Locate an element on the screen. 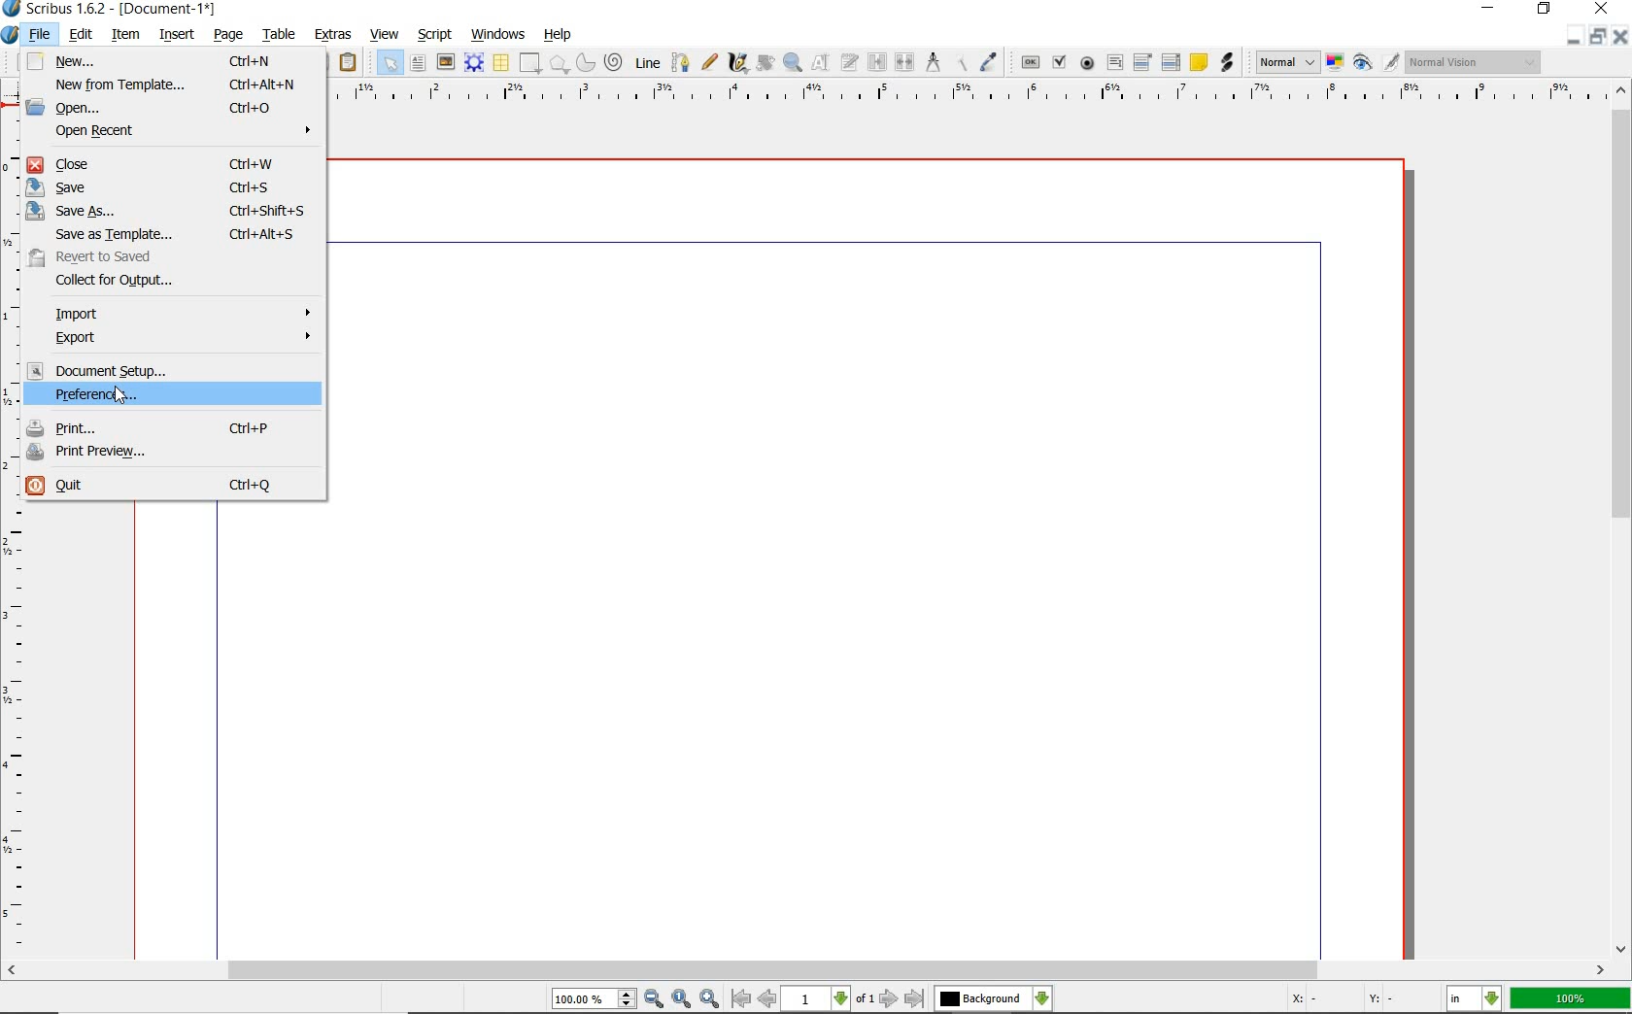  extras is located at coordinates (335, 35).